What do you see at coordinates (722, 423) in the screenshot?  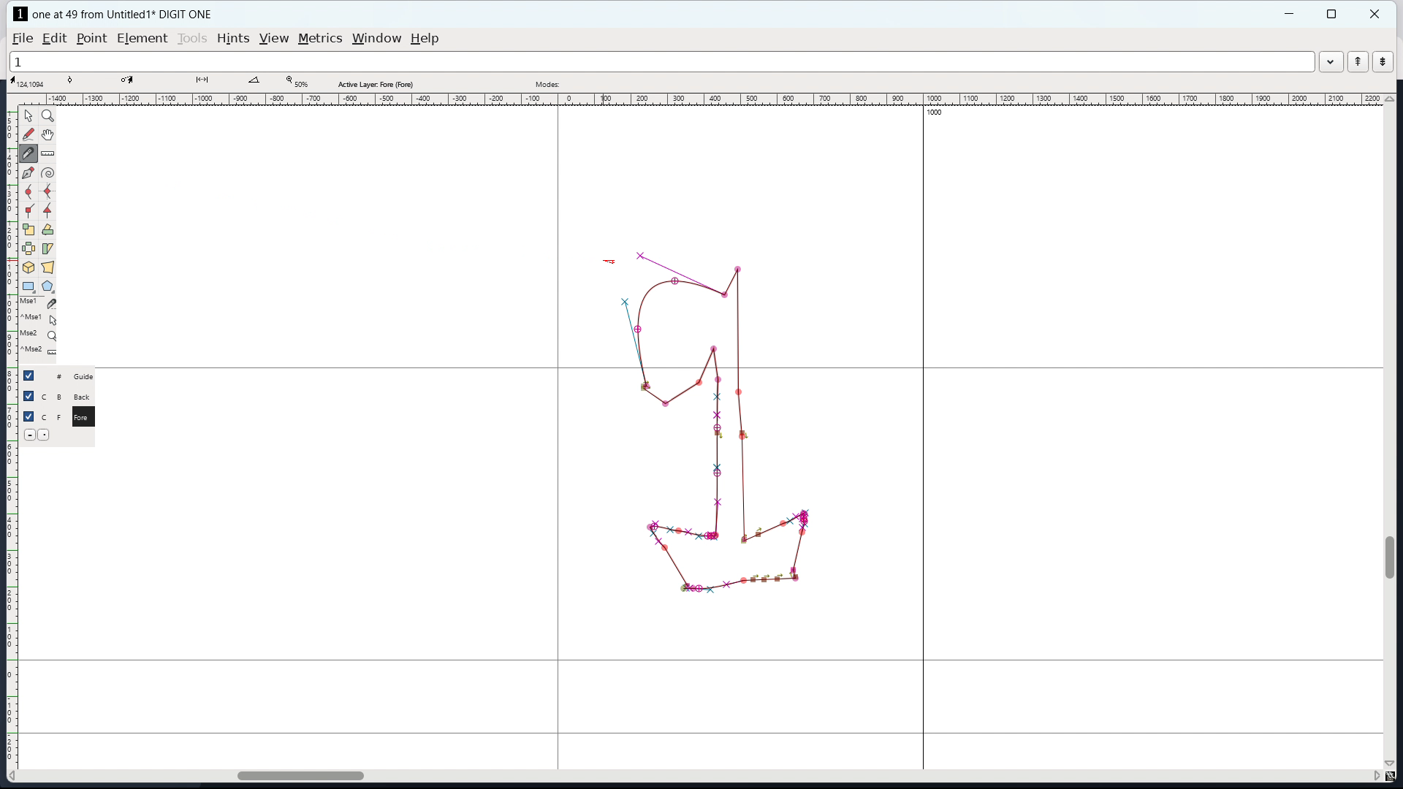 I see `glyph` at bounding box center [722, 423].